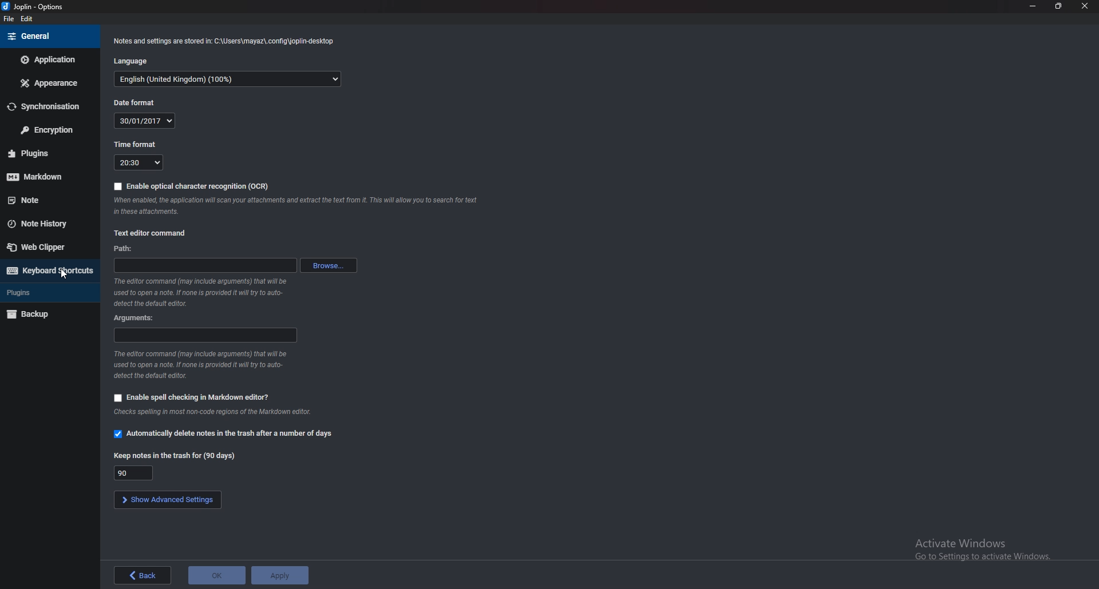  I want to click on Date format, so click(145, 121).